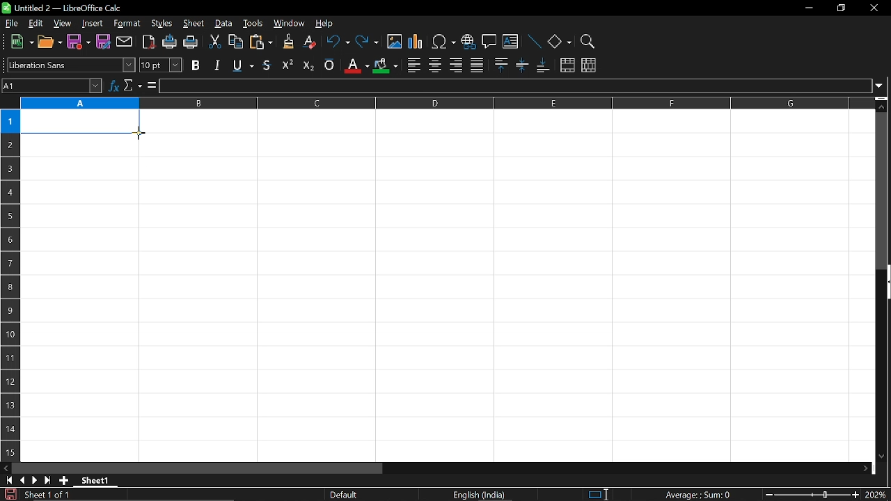 The height and width of the screenshot is (501, 891). What do you see at coordinates (514, 86) in the screenshot?
I see `input line` at bounding box center [514, 86].